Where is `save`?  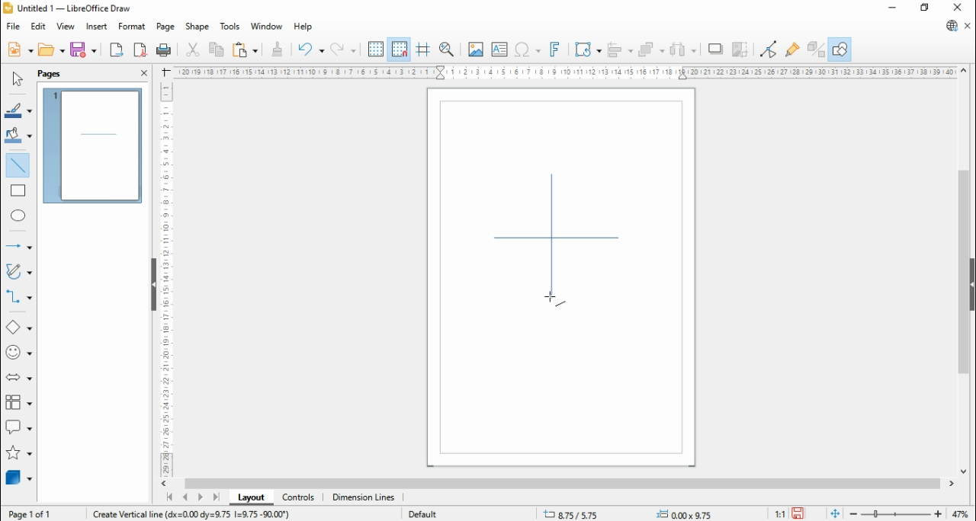 save is located at coordinates (798, 513).